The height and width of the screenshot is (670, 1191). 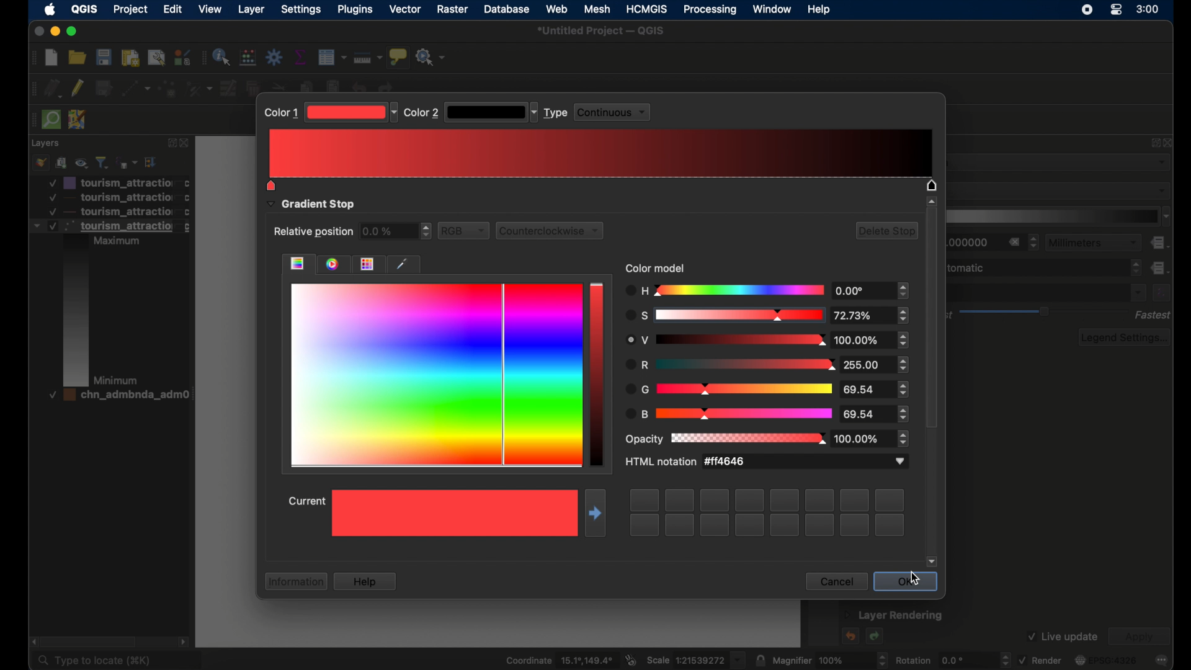 I want to click on add point features, so click(x=168, y=87).